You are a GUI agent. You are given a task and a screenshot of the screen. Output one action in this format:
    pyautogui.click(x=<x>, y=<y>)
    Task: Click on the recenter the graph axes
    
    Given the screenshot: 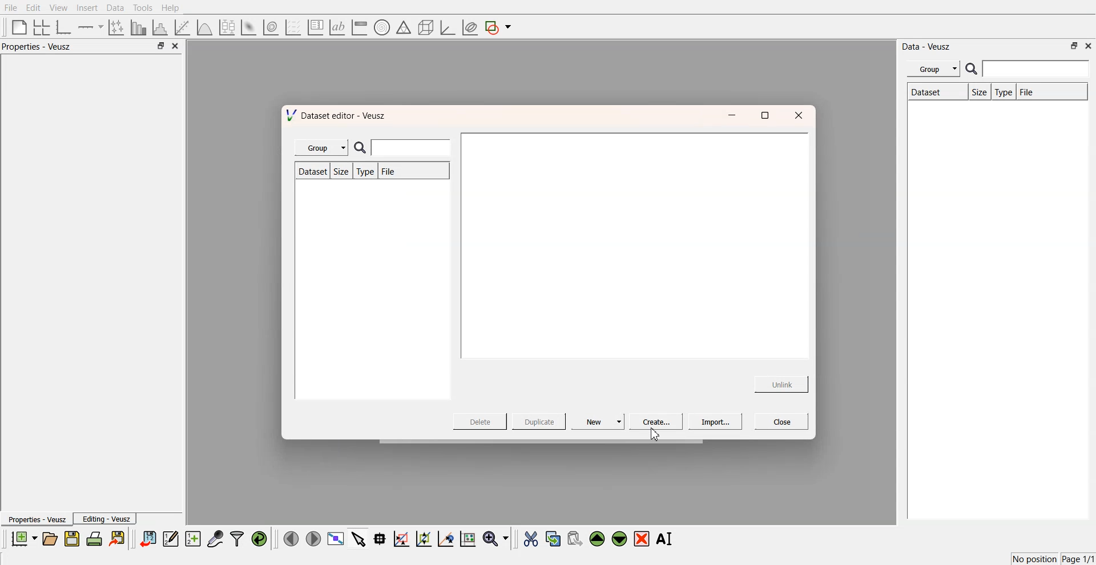 What is the action you would take?
    pyautogui.click(x=445, y=538)
    